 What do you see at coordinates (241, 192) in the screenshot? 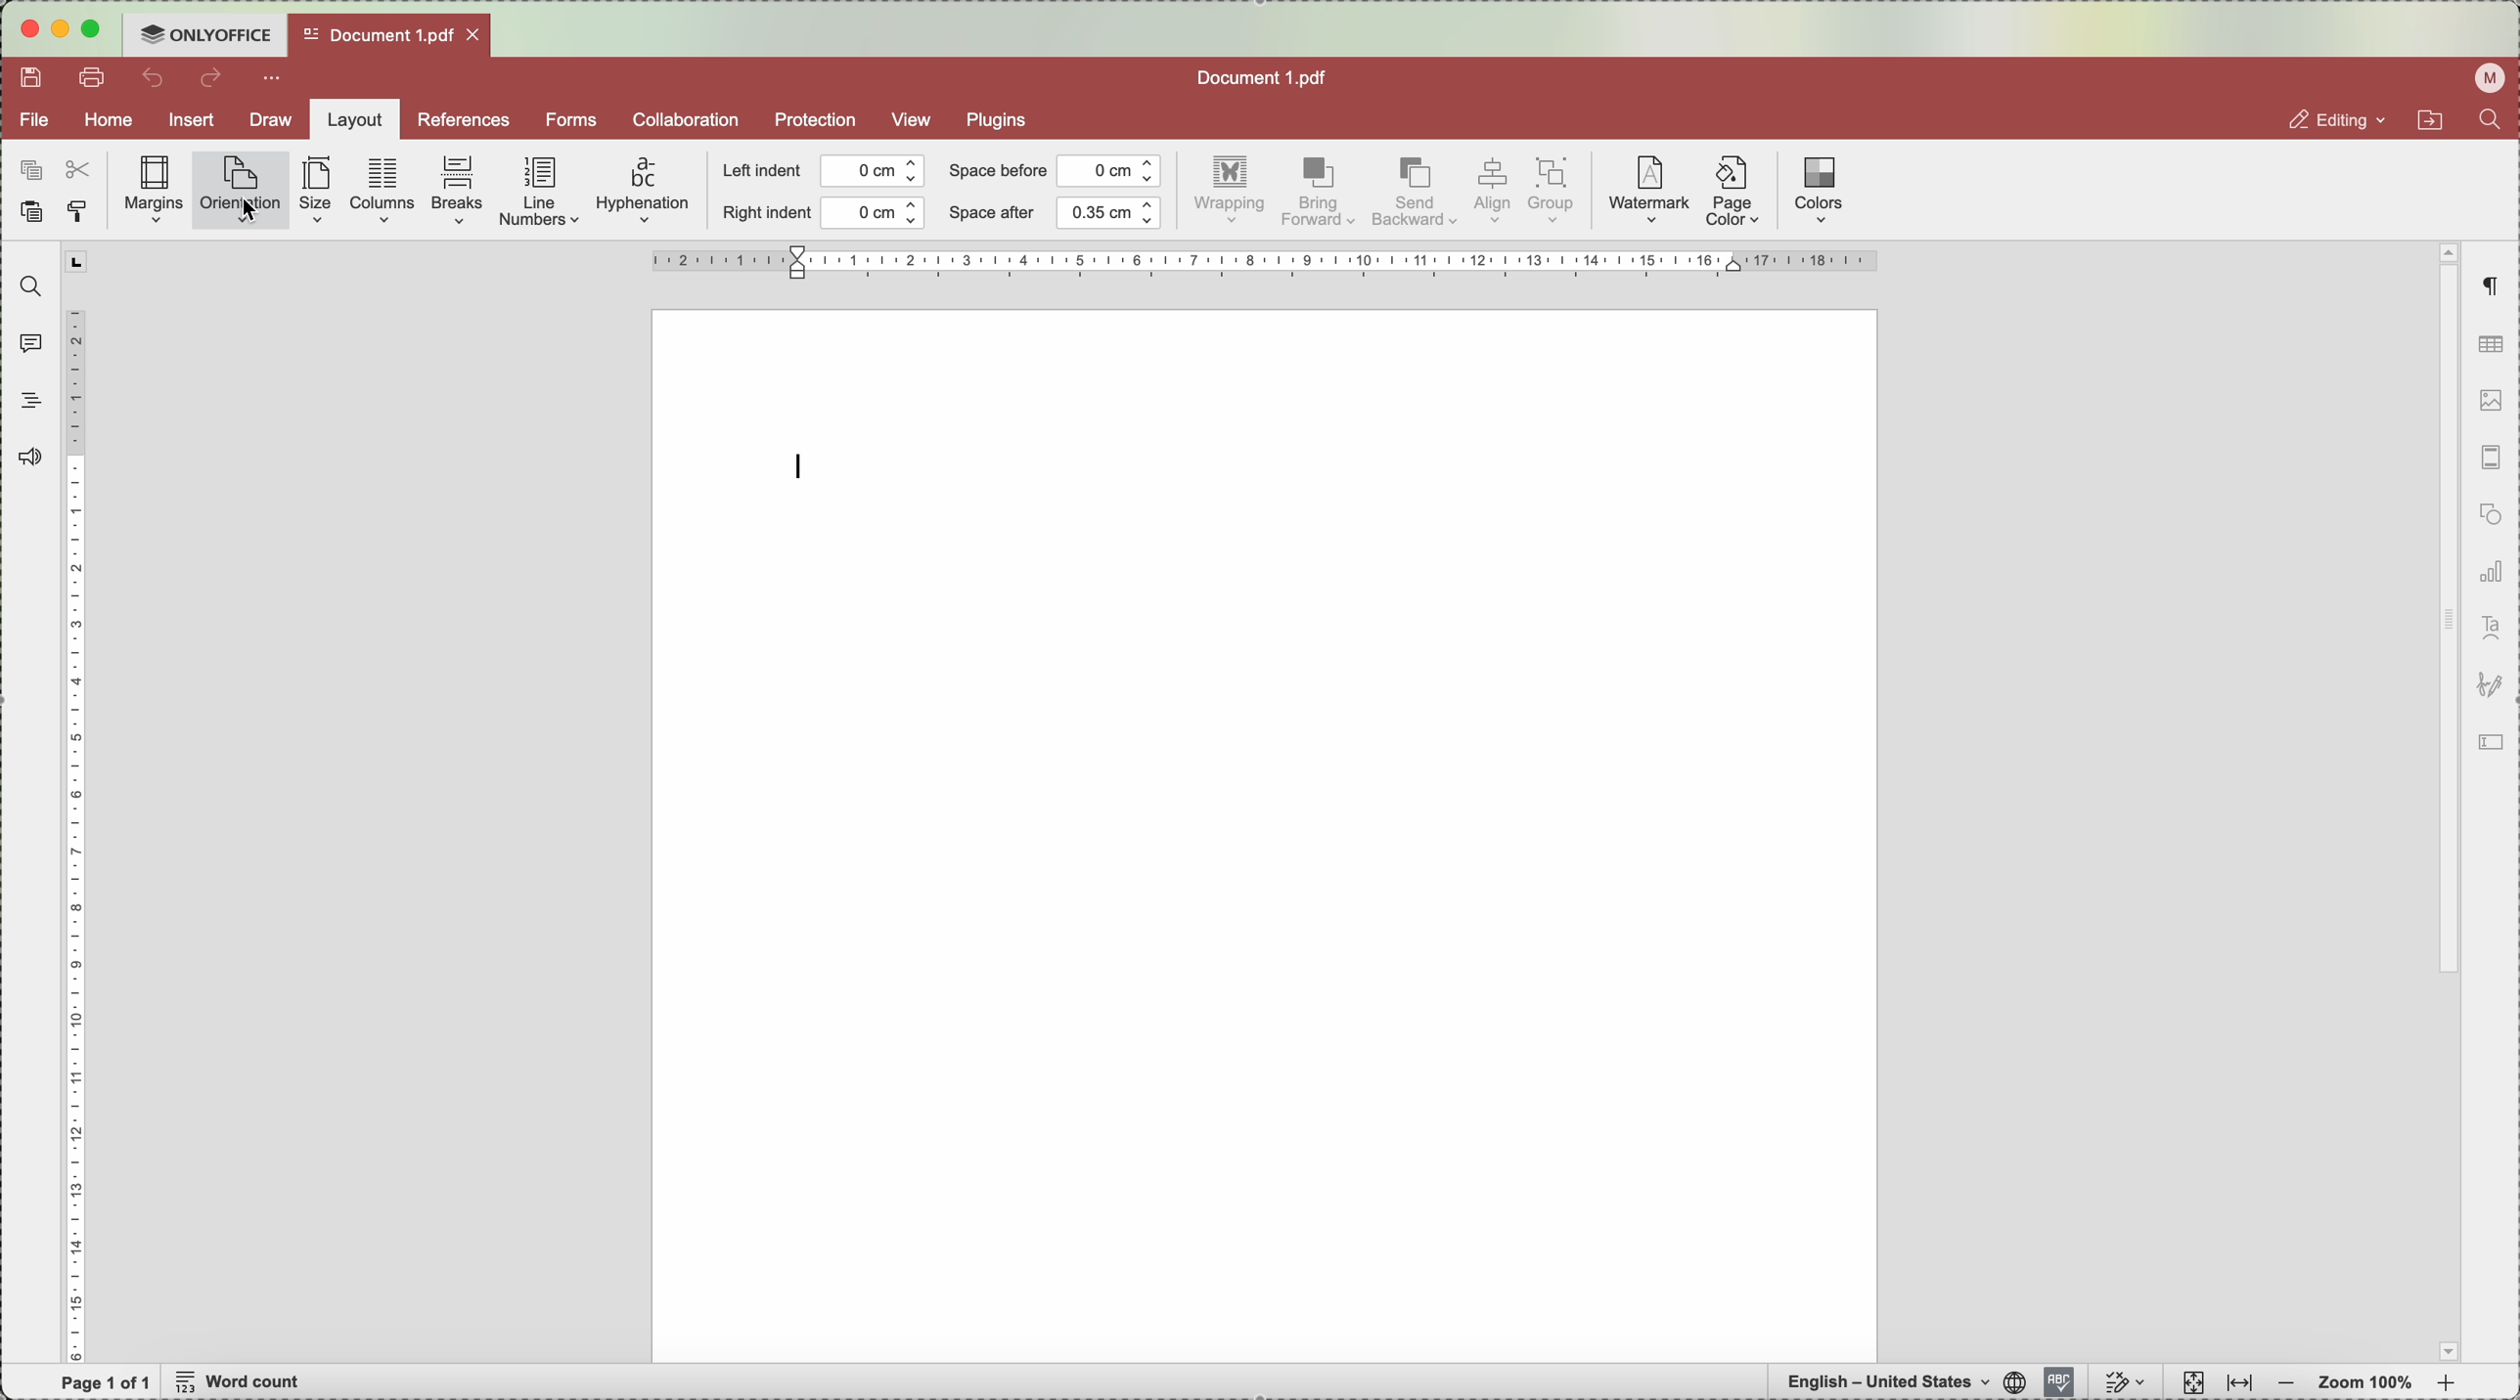
I see `orientation` at bounding box center [241, 192].